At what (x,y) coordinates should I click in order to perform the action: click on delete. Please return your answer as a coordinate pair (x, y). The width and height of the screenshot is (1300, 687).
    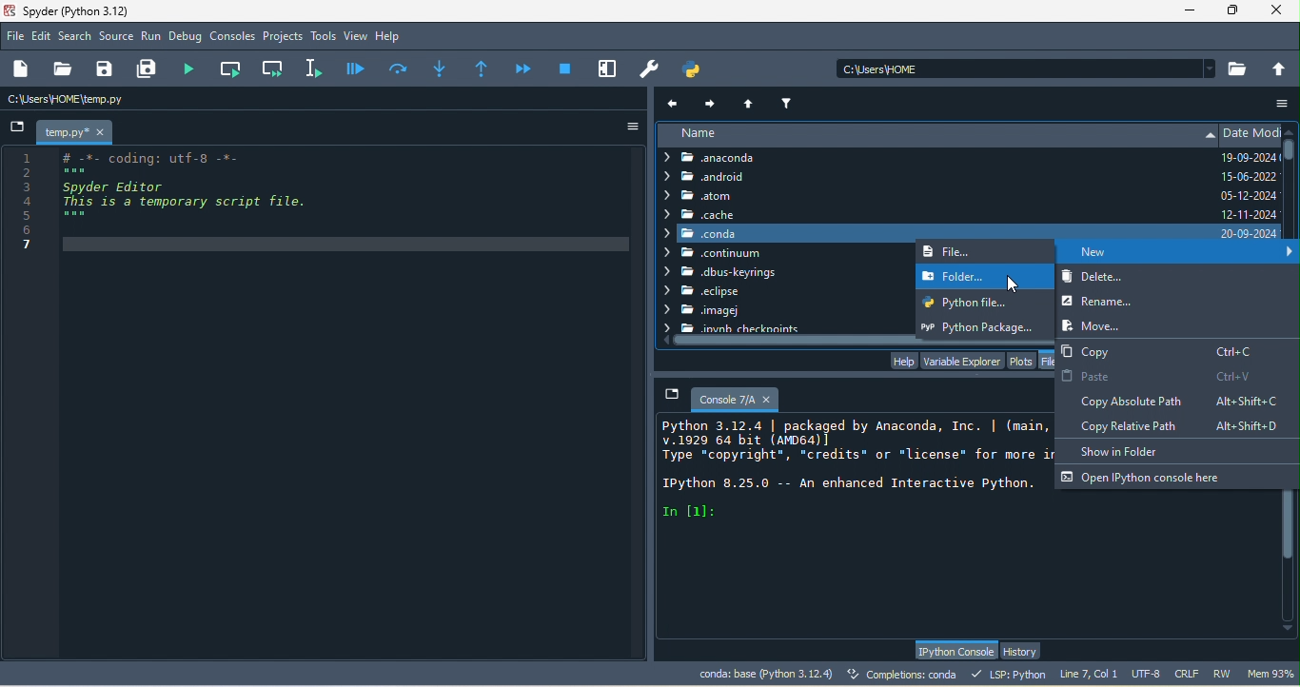
    Looking at the image, I should click on (1175, 279).